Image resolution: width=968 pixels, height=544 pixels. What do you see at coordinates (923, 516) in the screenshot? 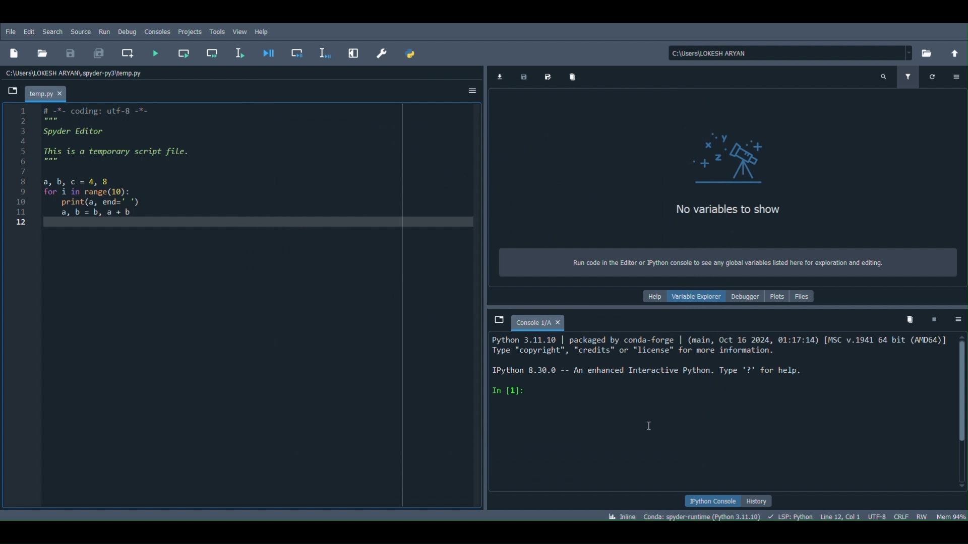
I see `File permissions` at bounding box center [923, 516].